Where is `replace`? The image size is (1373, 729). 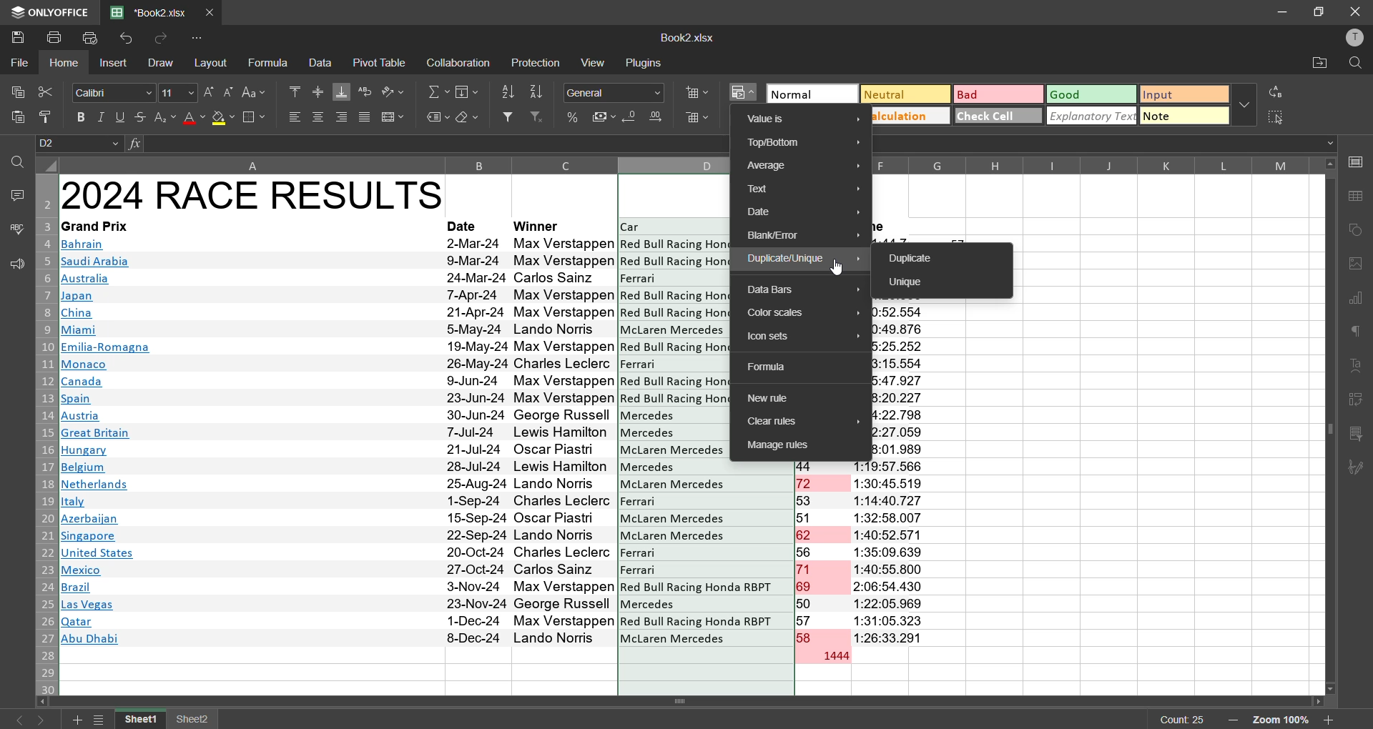
replace is located at coordinates (1279, 91).